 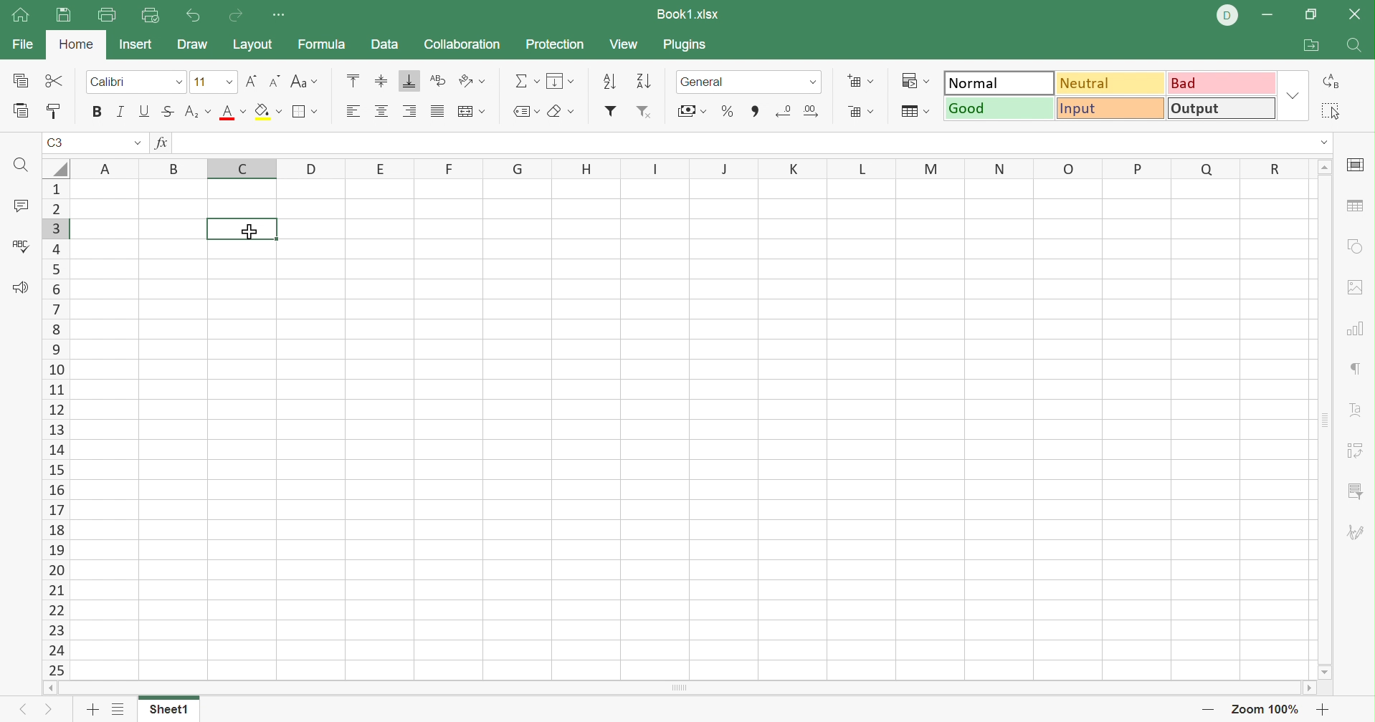 I want to click on Underline, so click(x=146, y=110).